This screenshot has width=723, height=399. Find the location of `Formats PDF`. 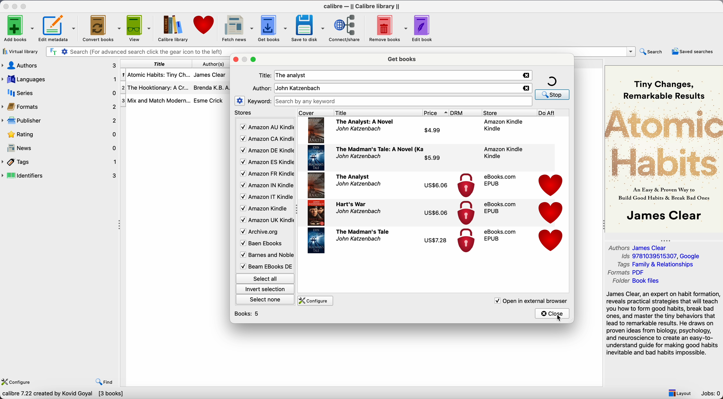

Formats PDF is located at coordinates (631, 273).